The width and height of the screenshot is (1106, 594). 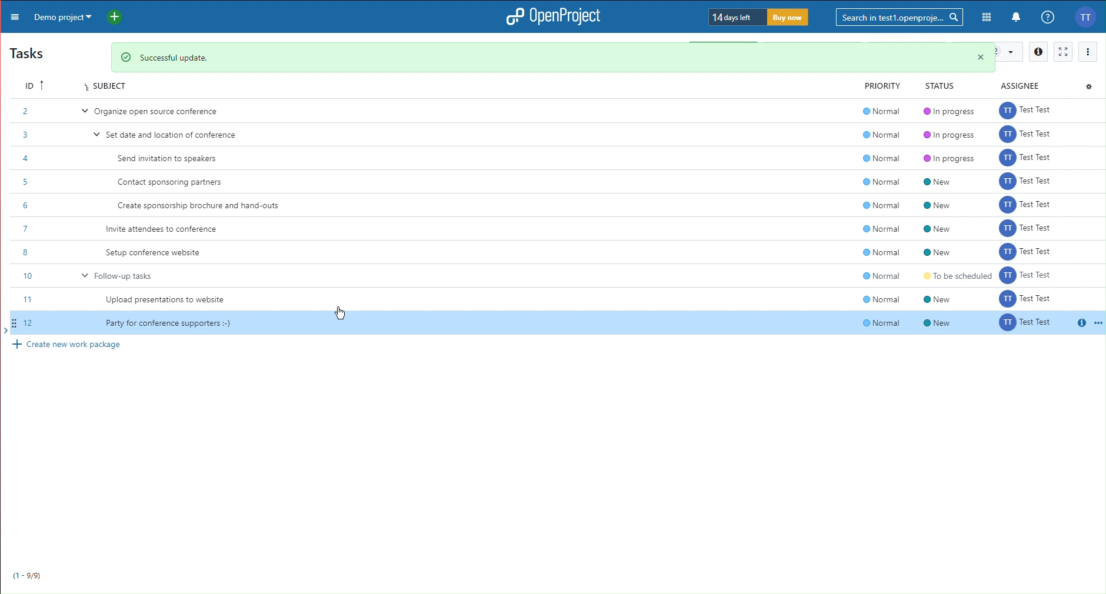 I want to click on ID, so click(x=28, y=84).